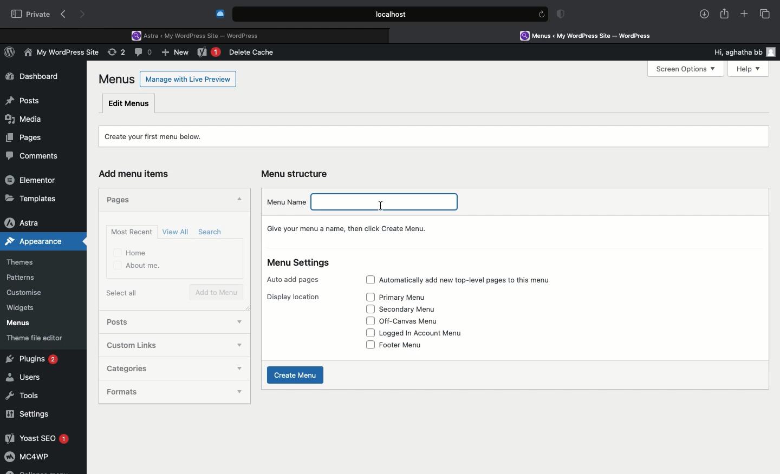 This screenshot has width=780, height=474. I want to click on Download, so click(705, 14).